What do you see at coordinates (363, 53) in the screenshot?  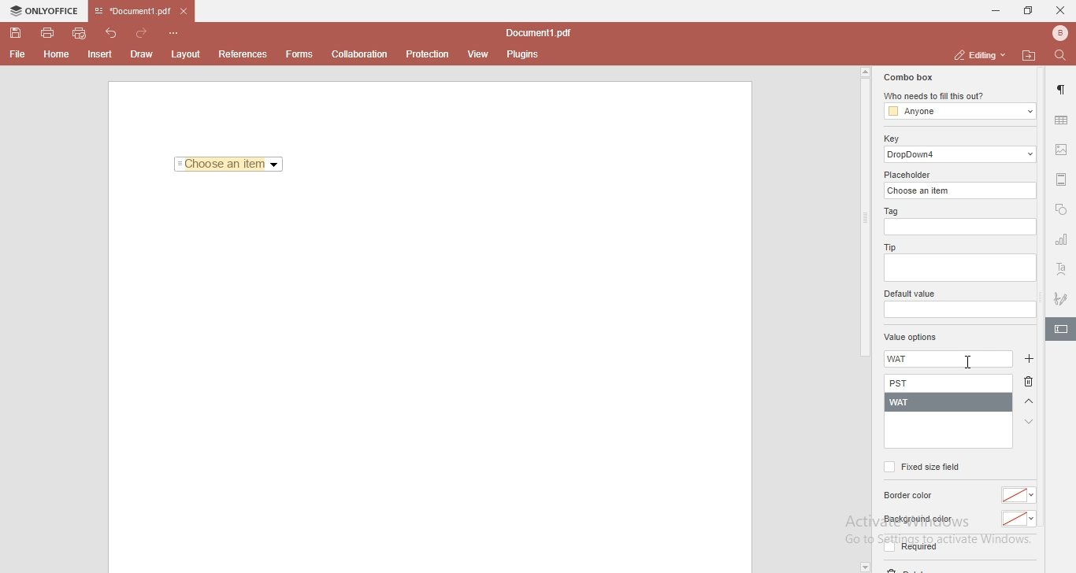 I see `collaboration` at bounding box center [363, 53].